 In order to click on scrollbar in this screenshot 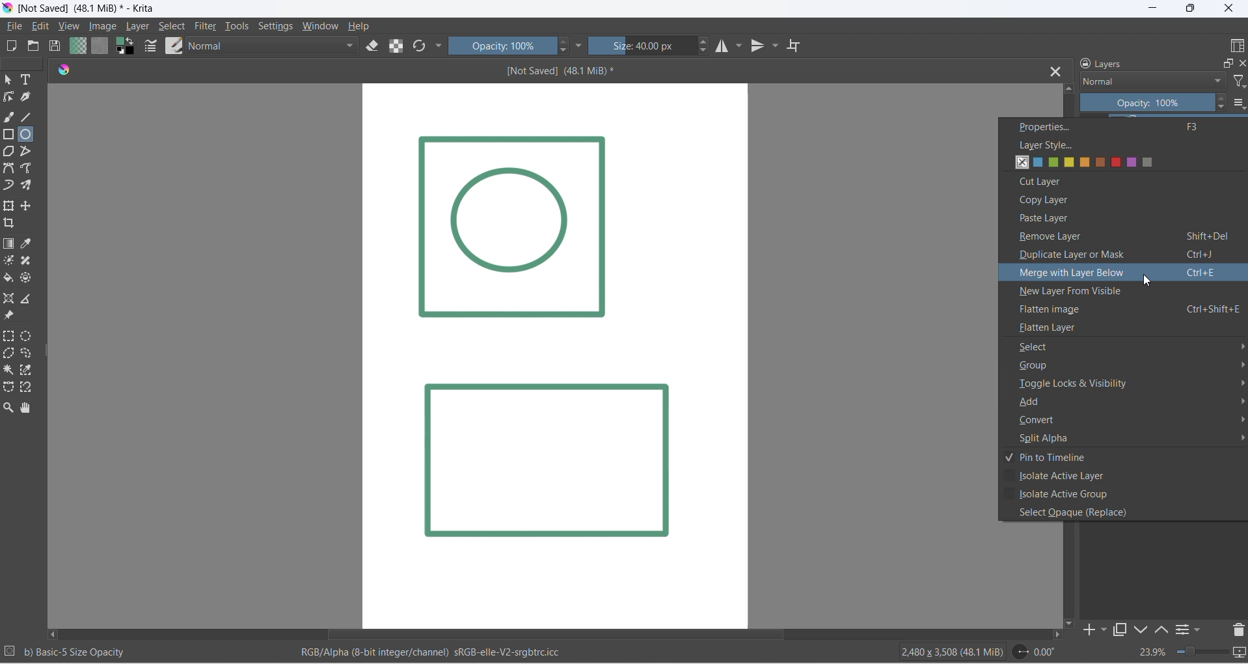, I will do `click(670, 635)`.